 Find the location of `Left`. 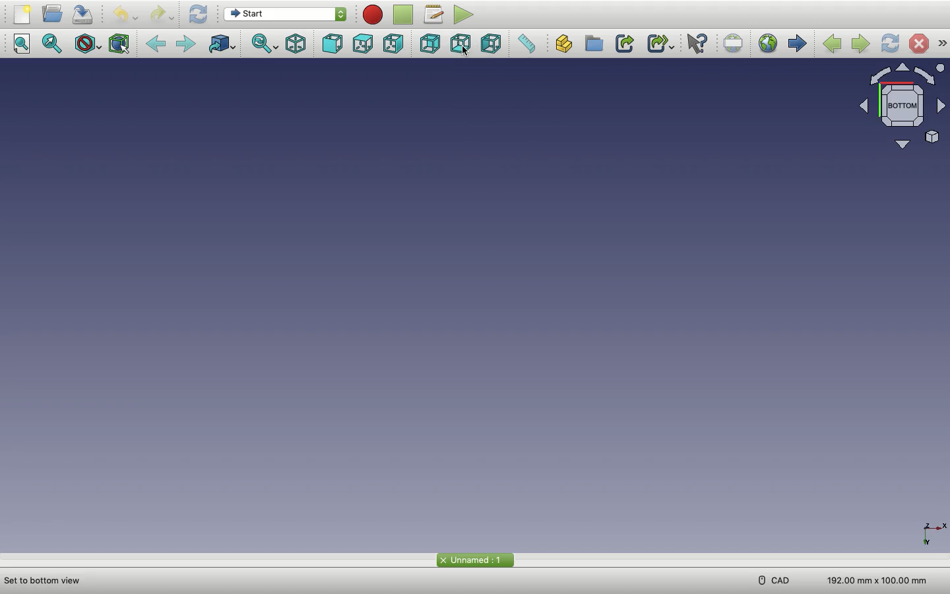

Left is located at coordinates (492, 45).